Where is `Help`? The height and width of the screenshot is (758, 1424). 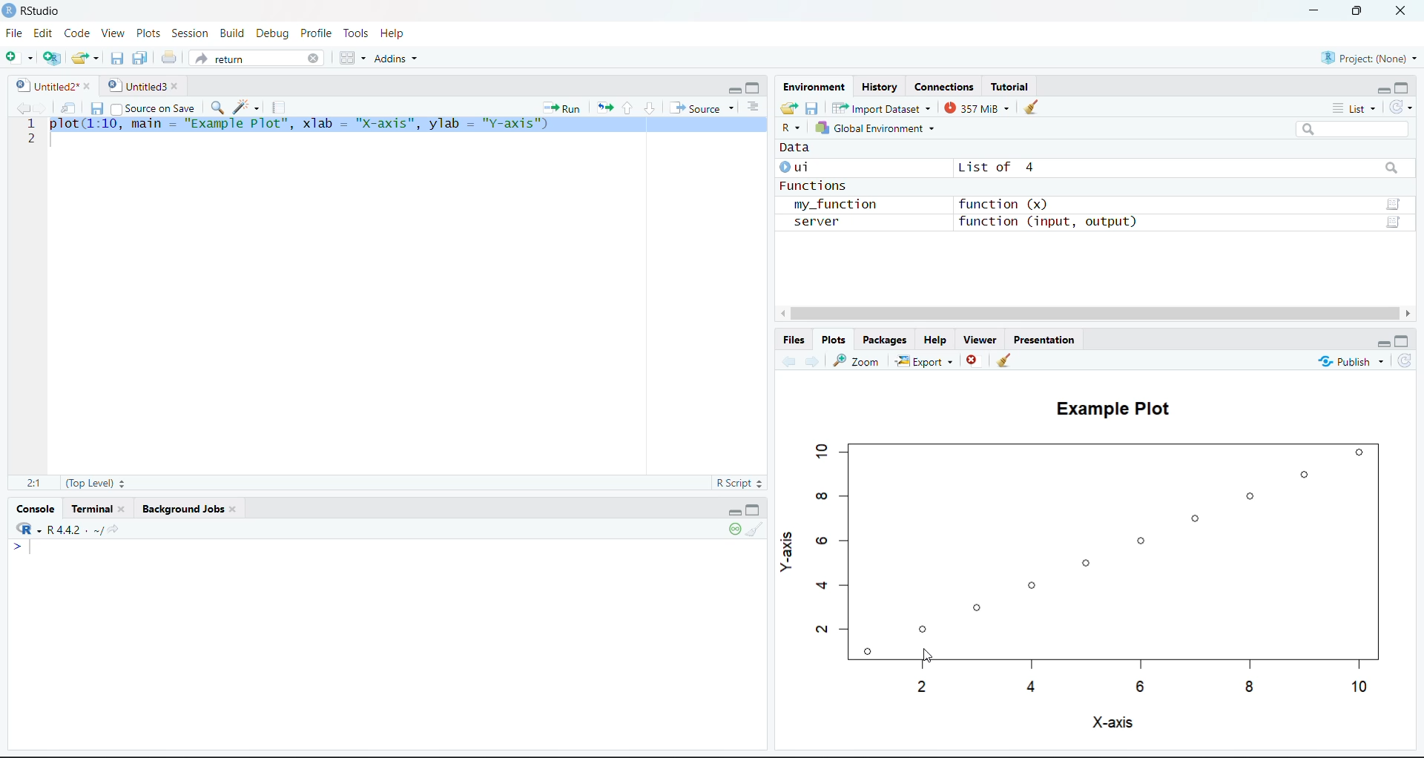
Help is located at coordinates (394, 33).